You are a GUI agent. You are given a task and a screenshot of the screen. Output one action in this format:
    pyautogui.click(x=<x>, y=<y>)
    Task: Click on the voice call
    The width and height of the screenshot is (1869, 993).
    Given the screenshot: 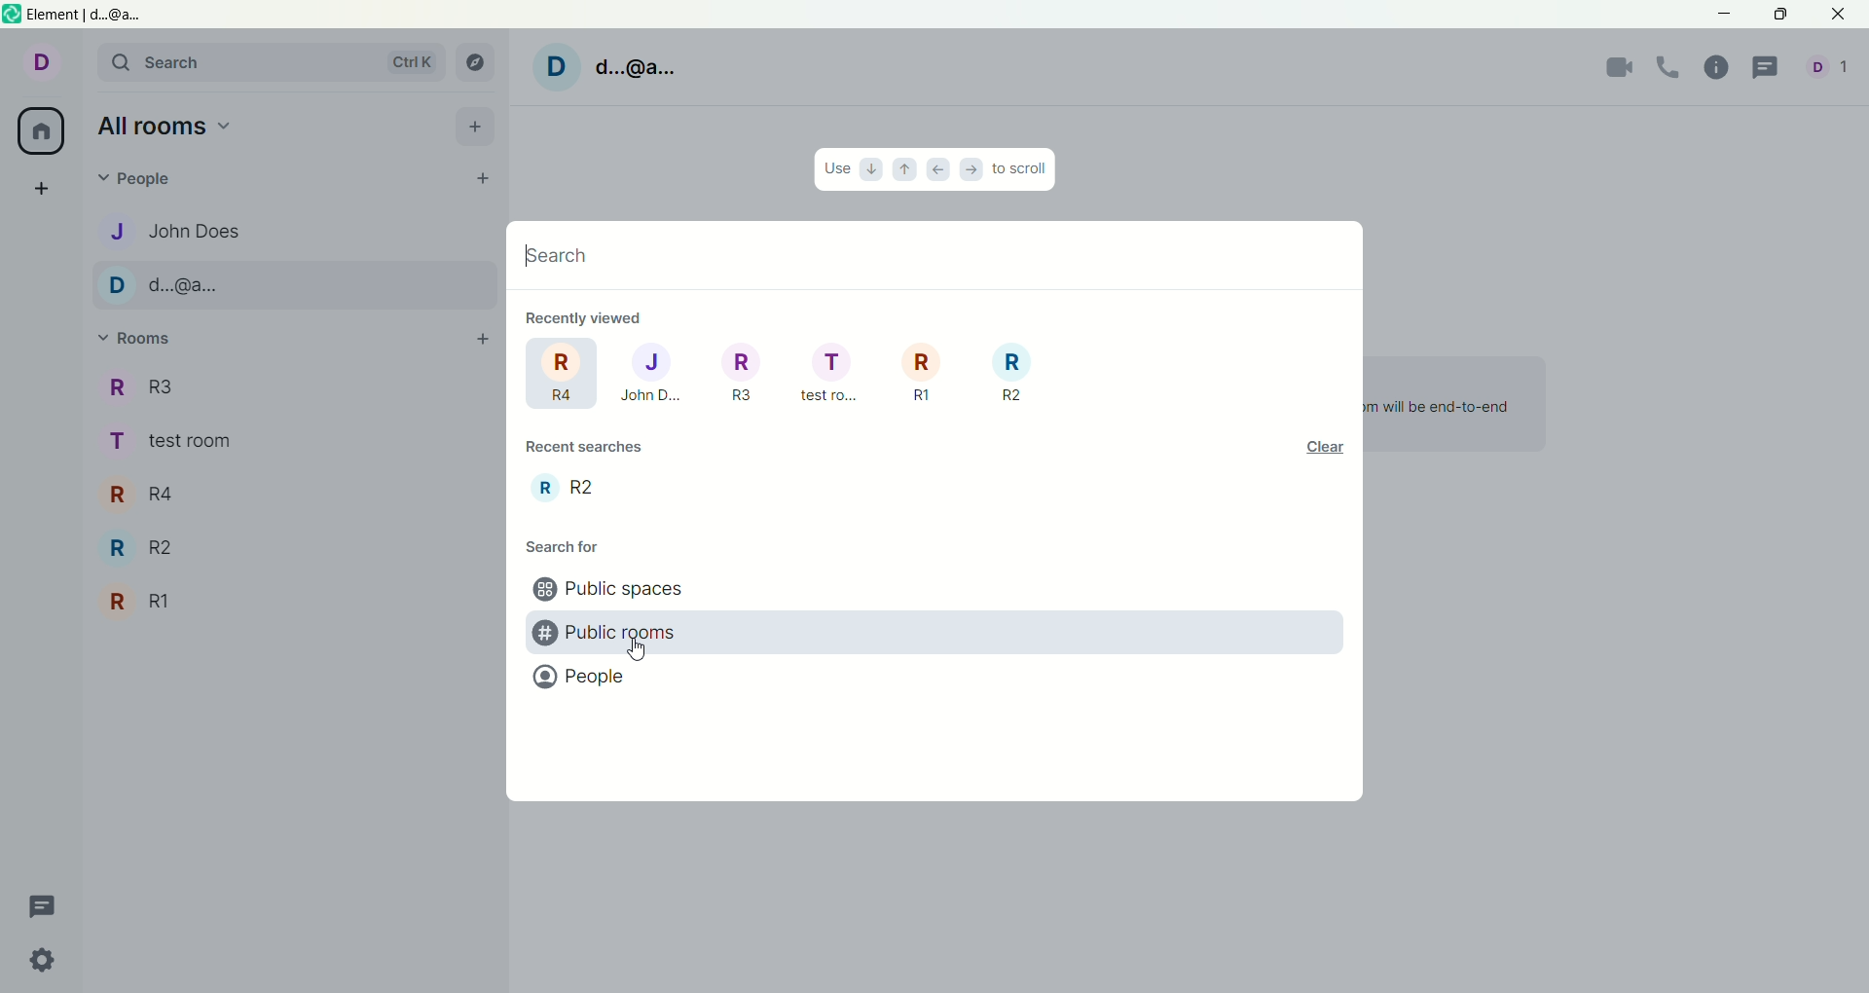 What is the action you would take?
    pyautogui.click(x=1669, y=67)
    